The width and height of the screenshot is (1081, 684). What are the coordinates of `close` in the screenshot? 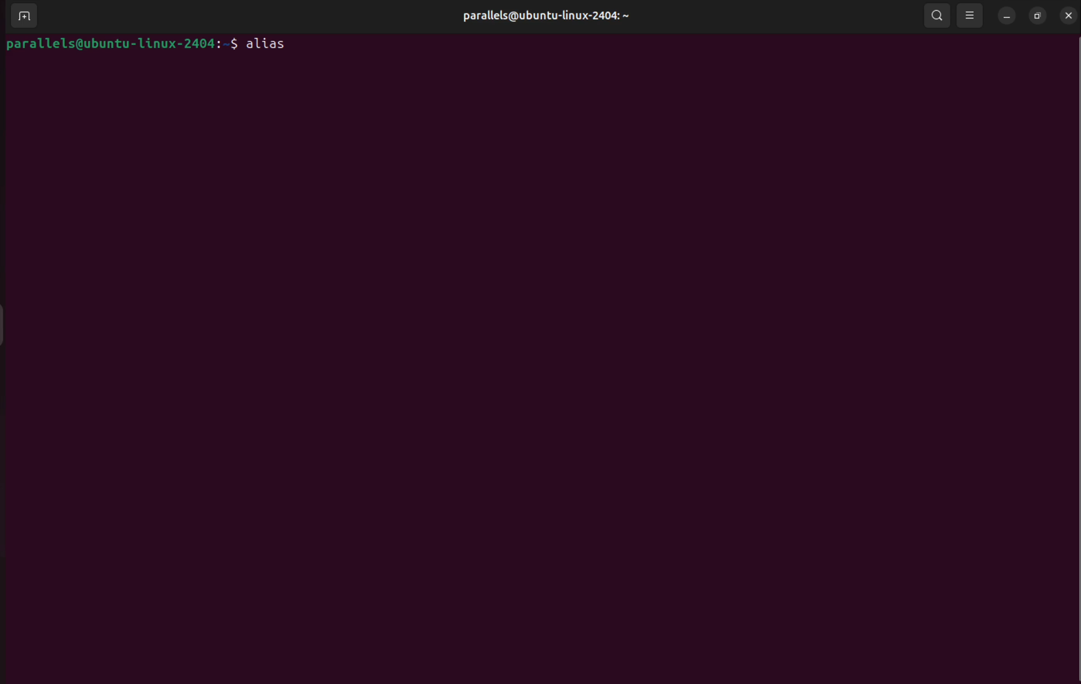 It's located at (1066, 15).